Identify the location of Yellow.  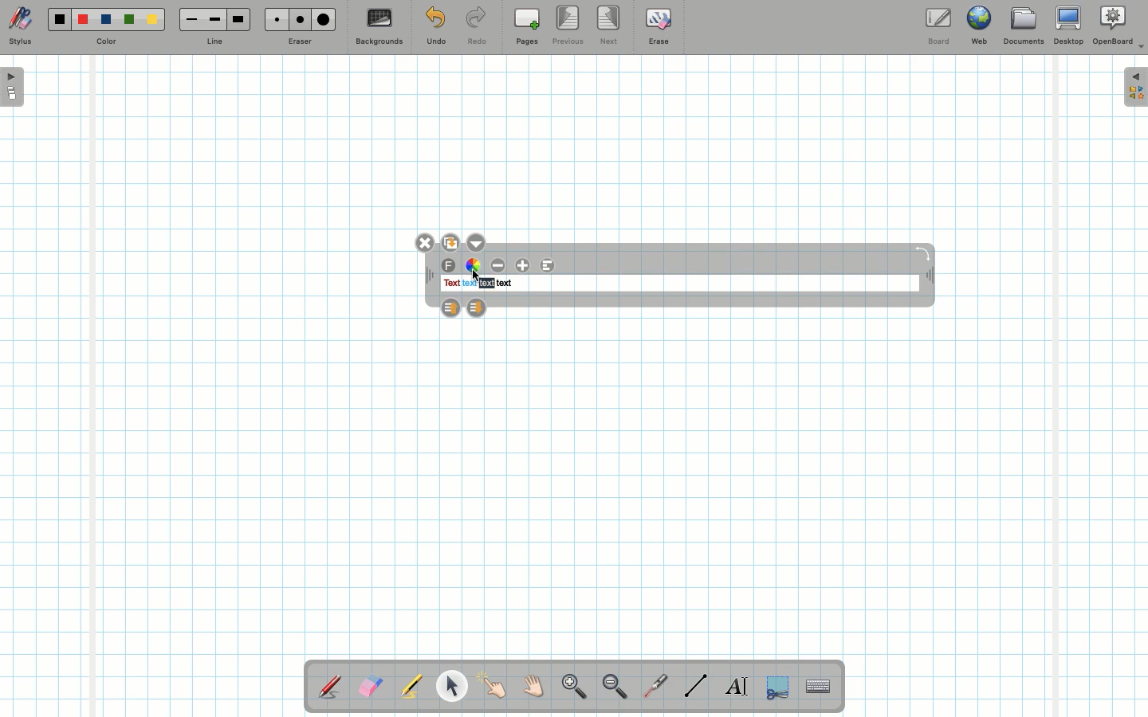
(152, 19).